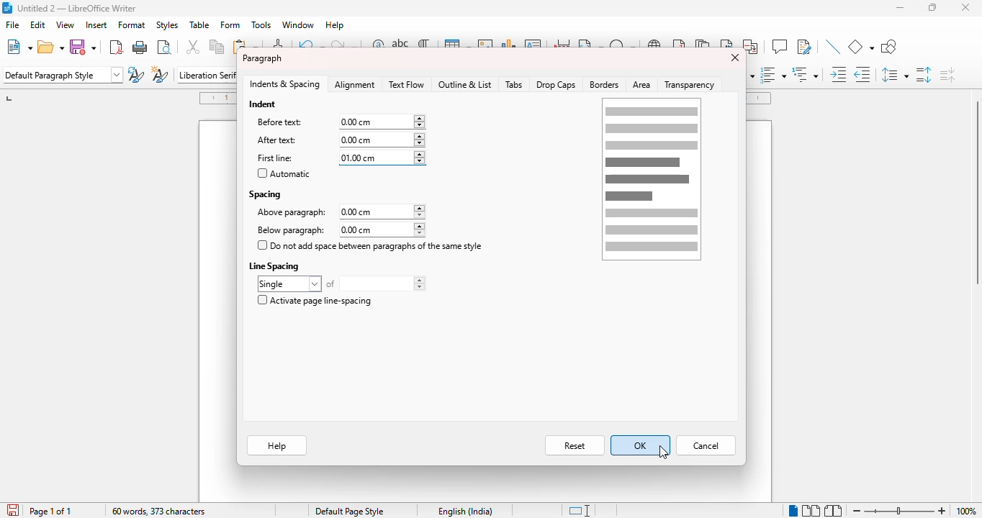 Image resolution: width=982 pixels, height=518 pixels. I want to click on copy, so click(217, 47).